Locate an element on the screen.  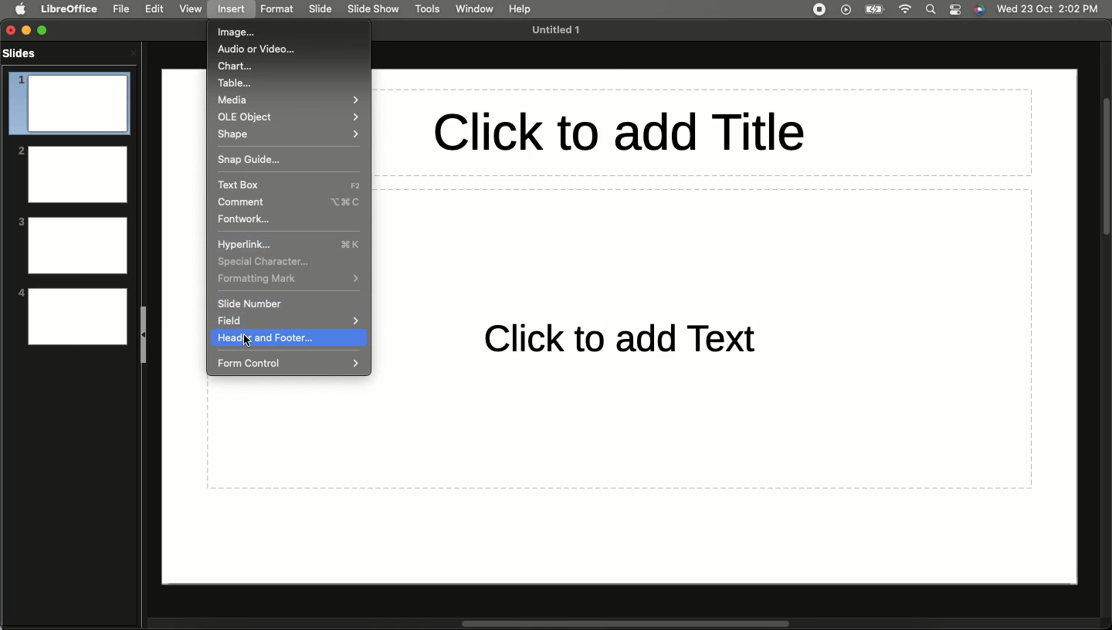
Header and footer is located at coordinates (287, 338).